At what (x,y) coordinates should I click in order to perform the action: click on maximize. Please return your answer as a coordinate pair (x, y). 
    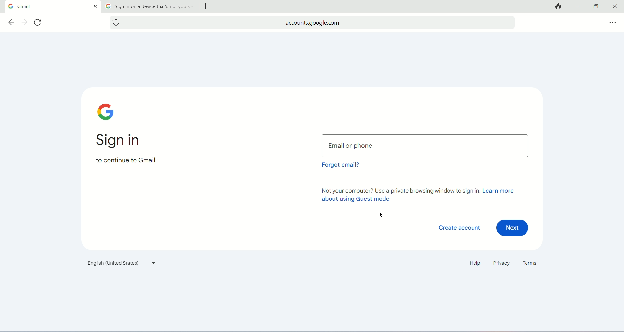
    Looking at the image, I should click on (595, 6).